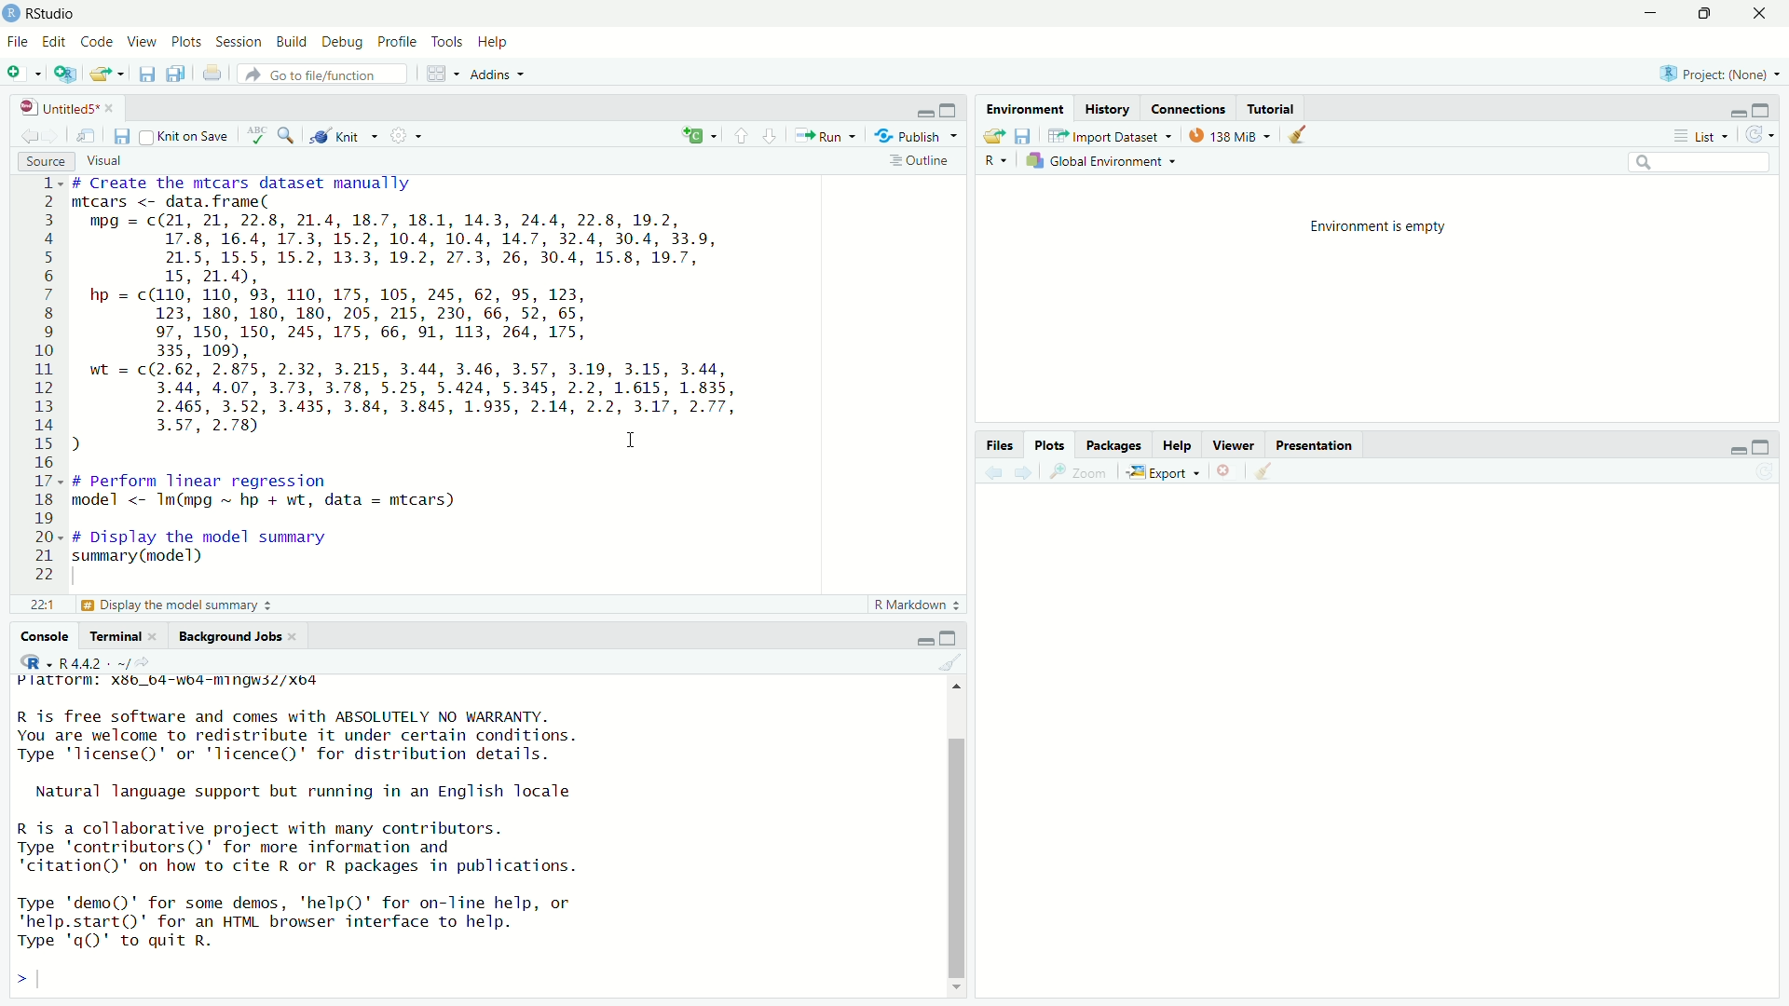  I want to click on Publish, so click(908, 135).